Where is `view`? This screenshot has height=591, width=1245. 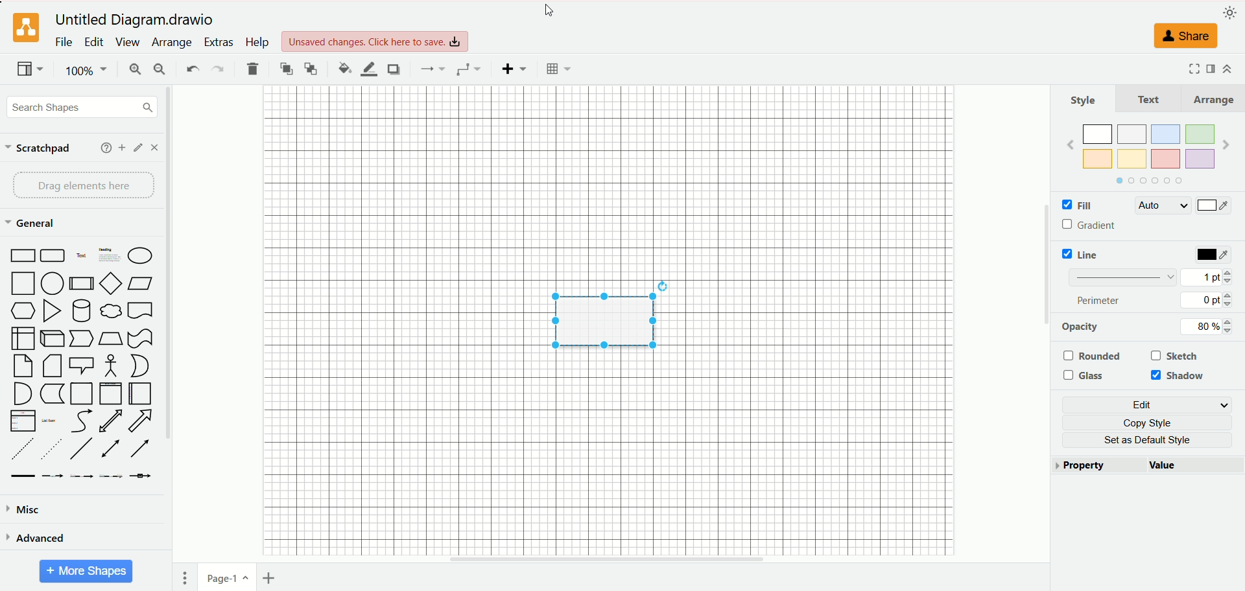
view is located at coordinates (30, 70).